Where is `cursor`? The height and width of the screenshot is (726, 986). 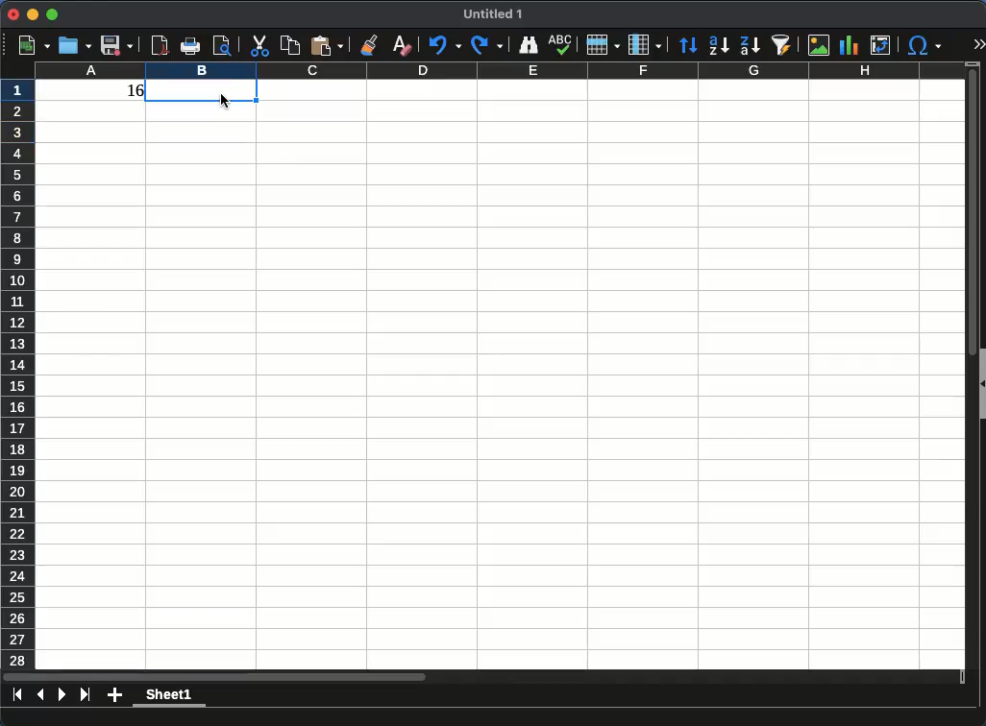 cursor is located at coordinates (225, 102).